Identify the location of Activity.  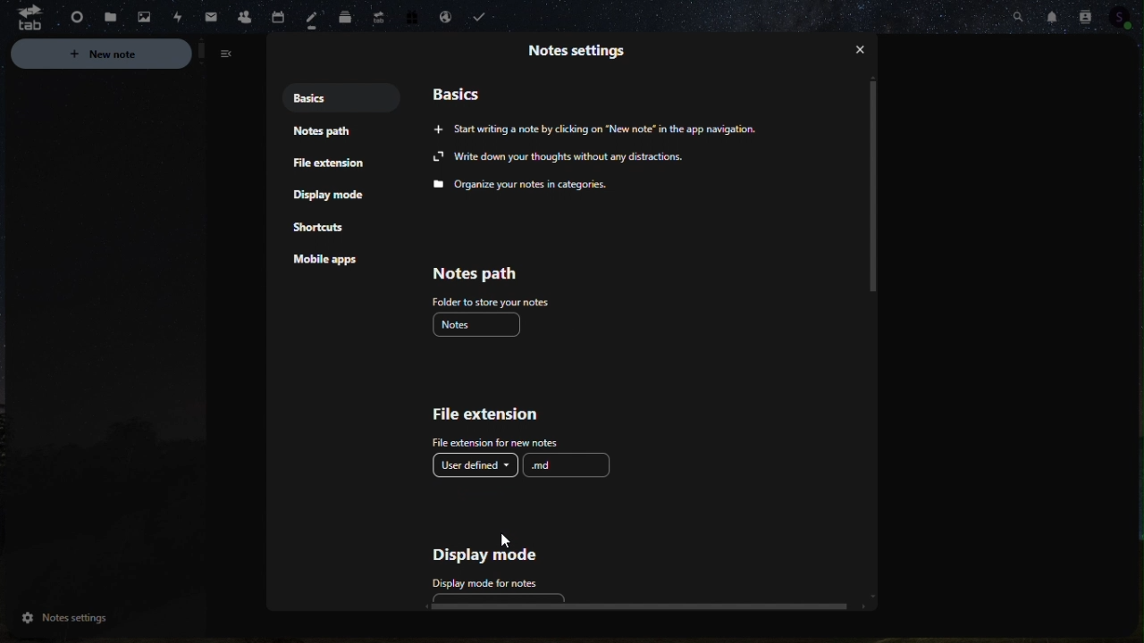
(178, 15).